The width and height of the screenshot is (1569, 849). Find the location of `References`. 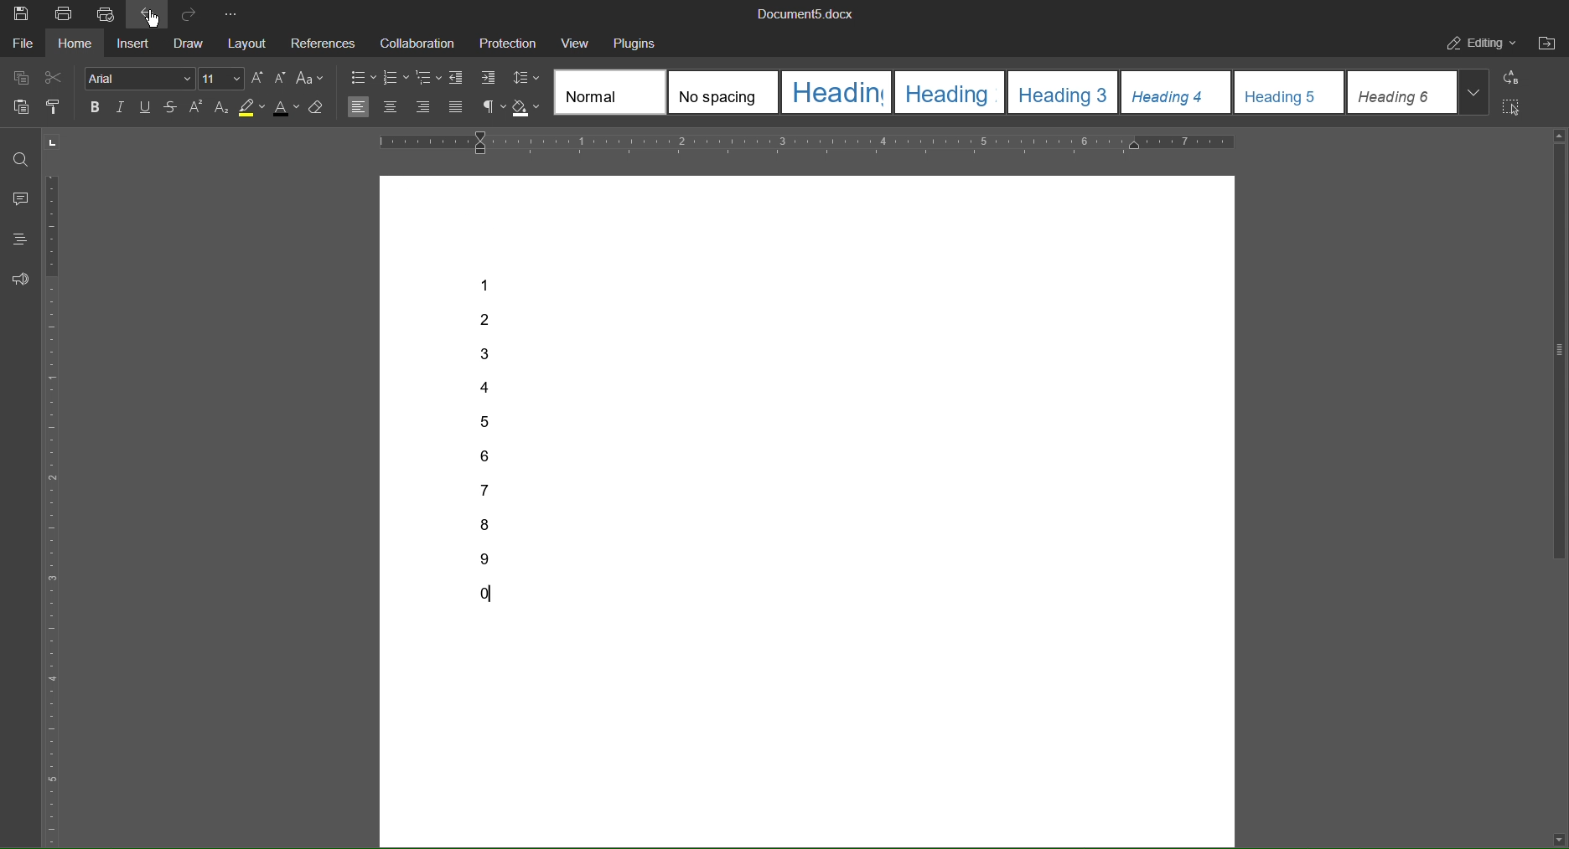

References is located at coordinates (325, 43).